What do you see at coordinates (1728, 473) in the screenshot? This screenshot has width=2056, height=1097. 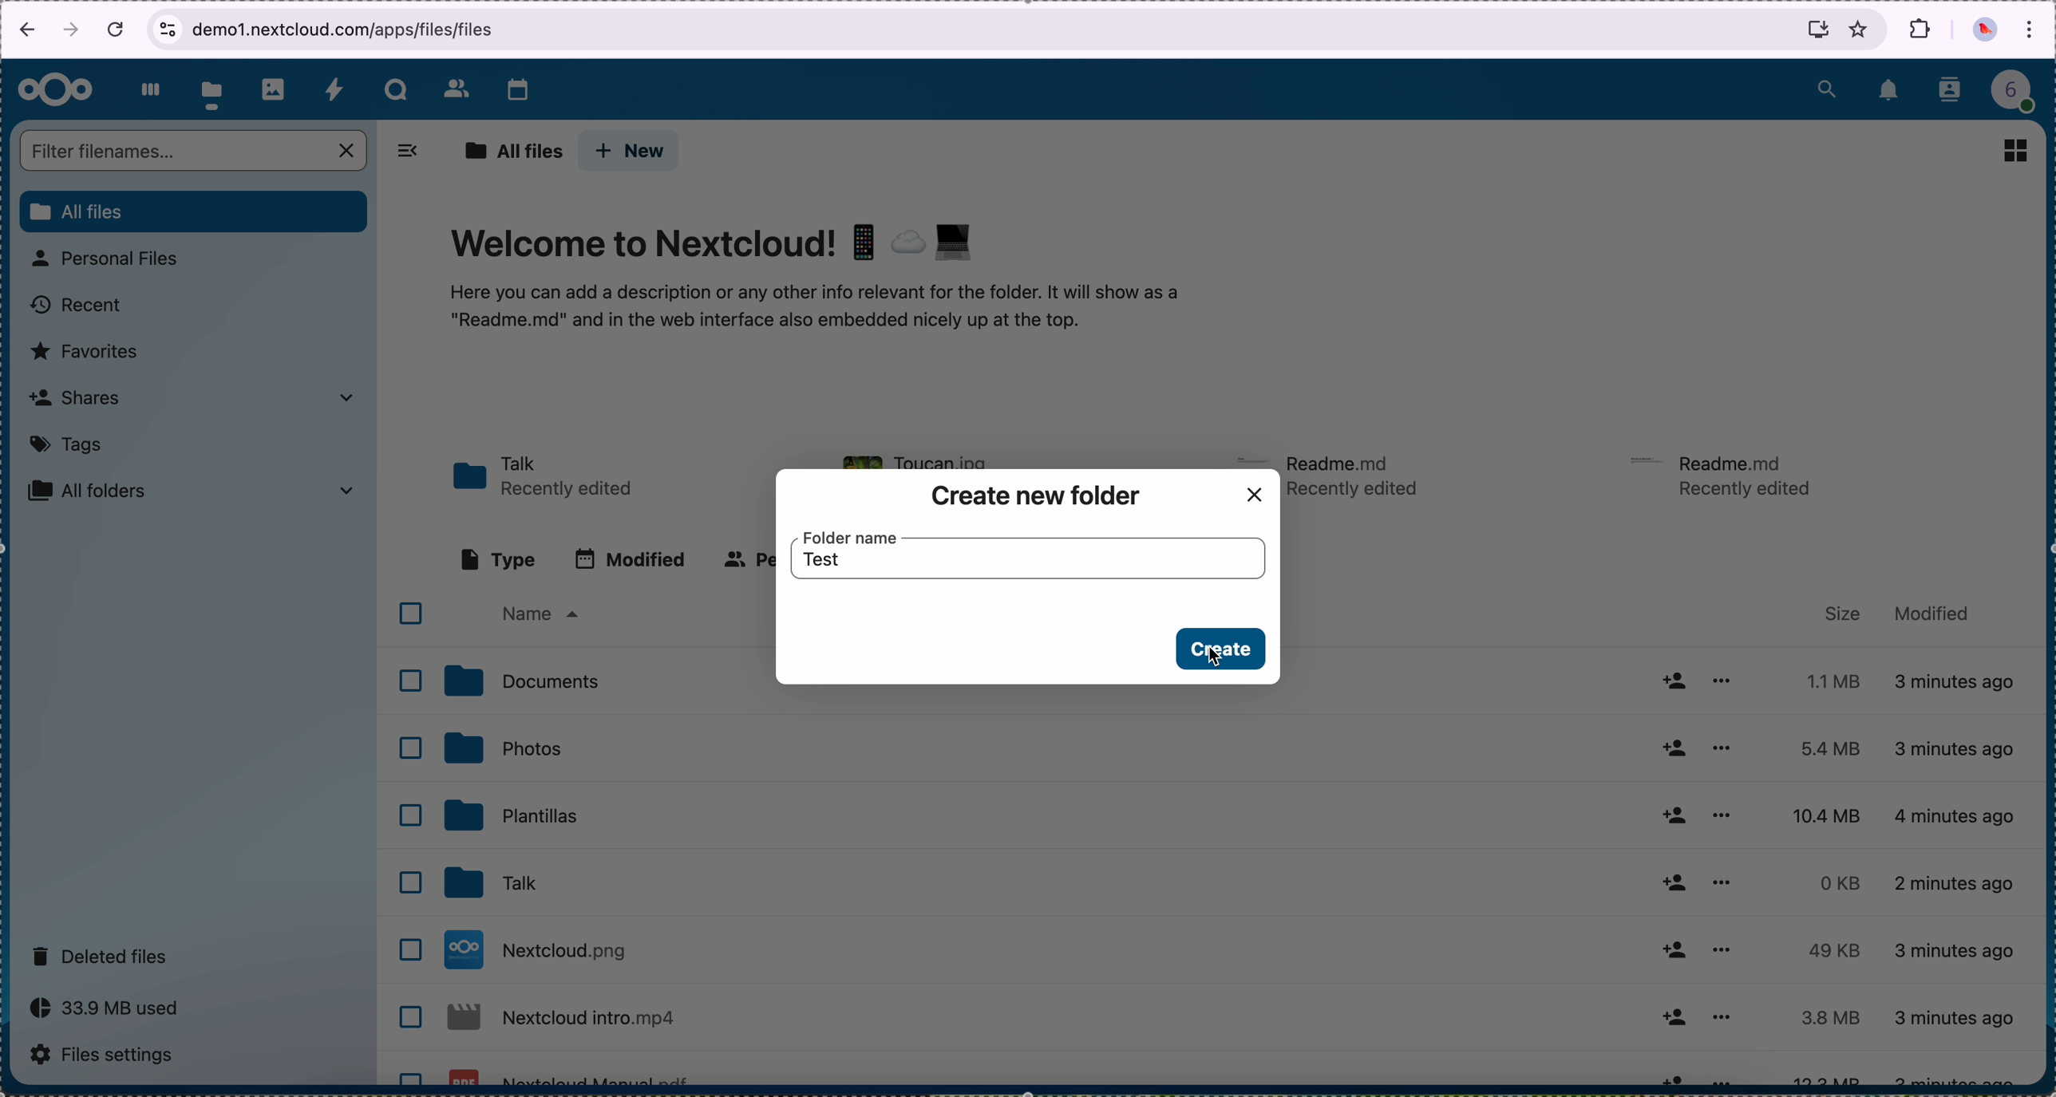 I see `readme file` at bounding box center [1728, 473].